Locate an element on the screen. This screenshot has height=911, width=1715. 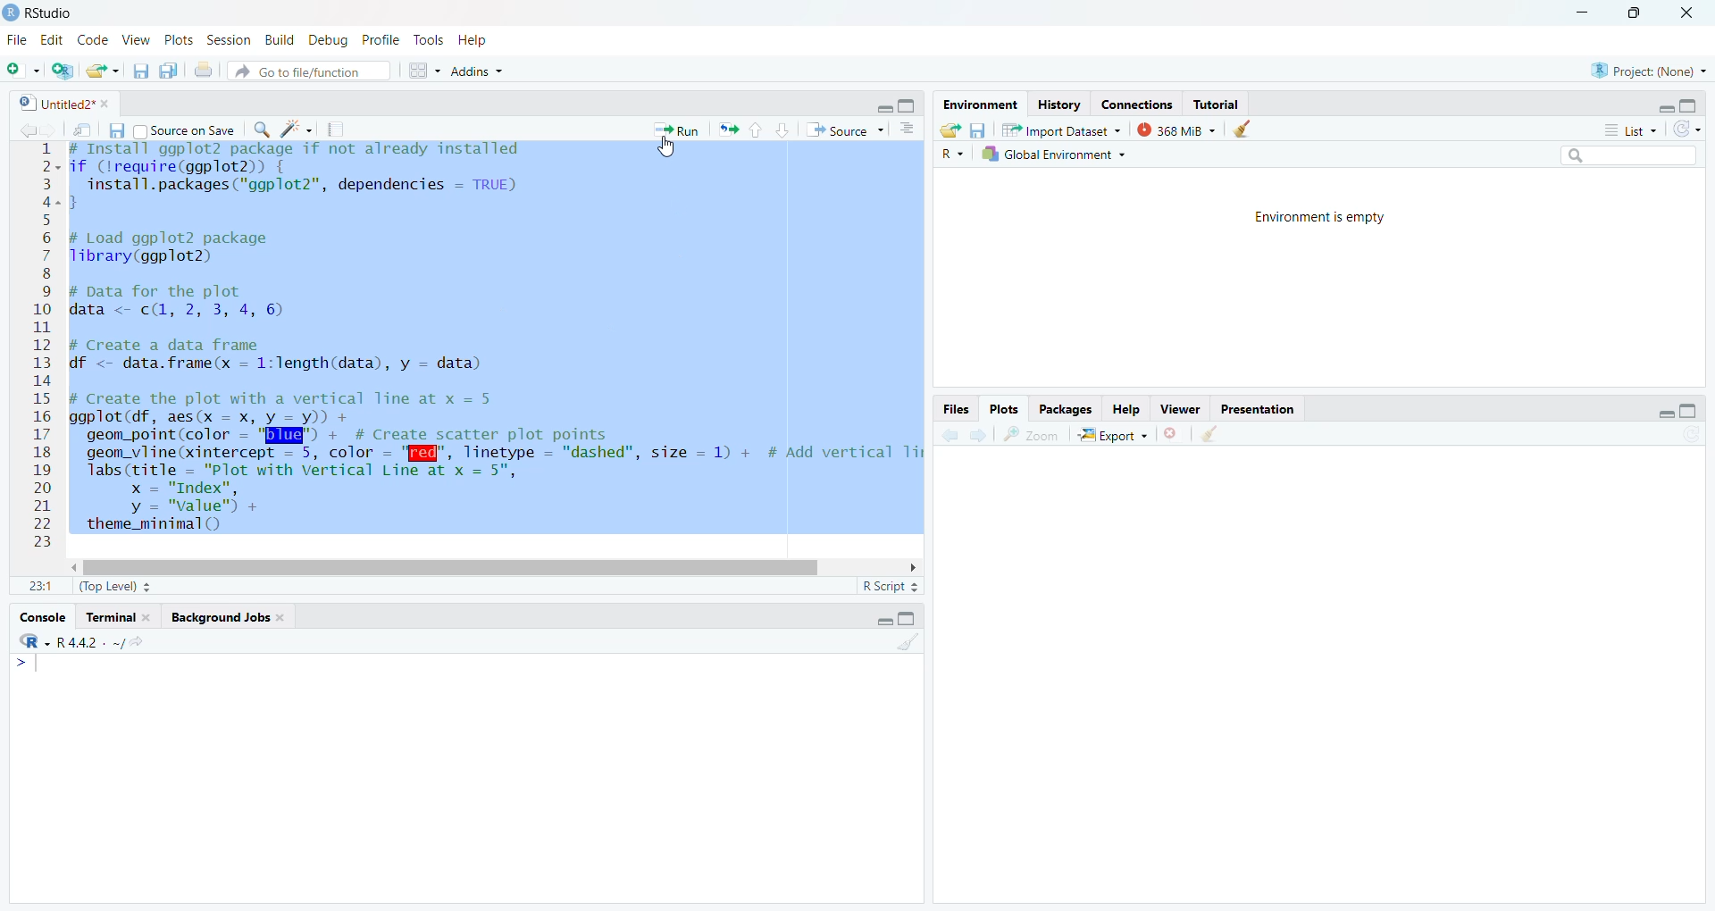
add is located at coordinates (22, 71).